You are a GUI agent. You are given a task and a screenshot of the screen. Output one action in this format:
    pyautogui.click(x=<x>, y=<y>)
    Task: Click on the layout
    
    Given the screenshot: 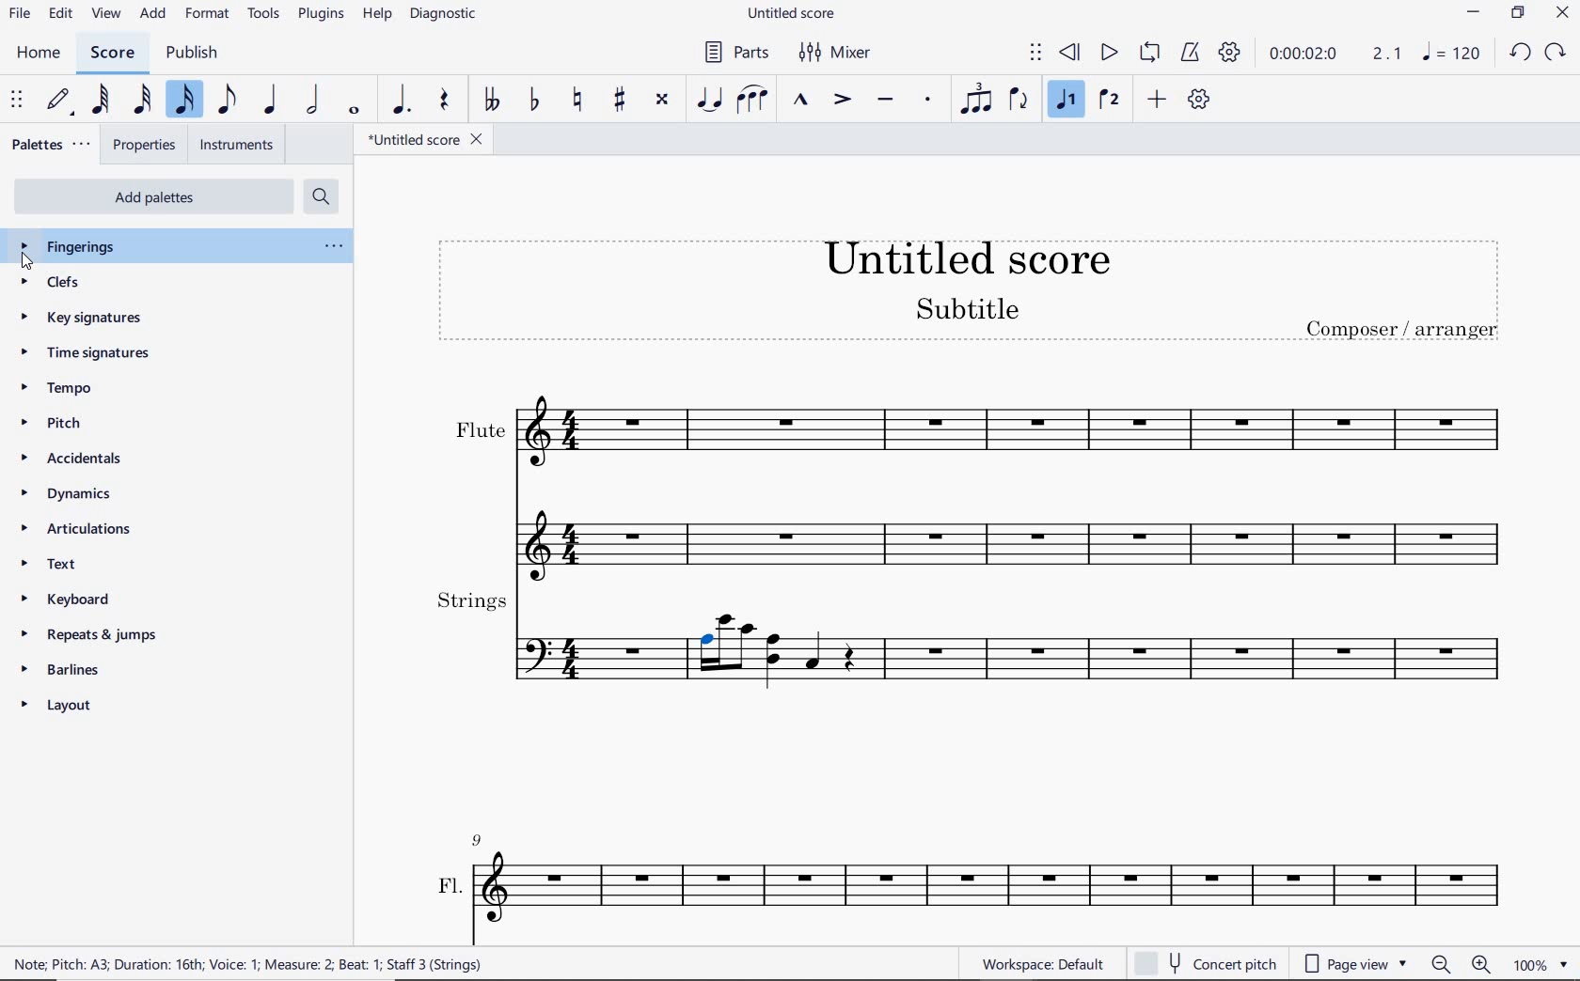 What is the action you would take?
    pyautogui.click(x=91, y=707)
    